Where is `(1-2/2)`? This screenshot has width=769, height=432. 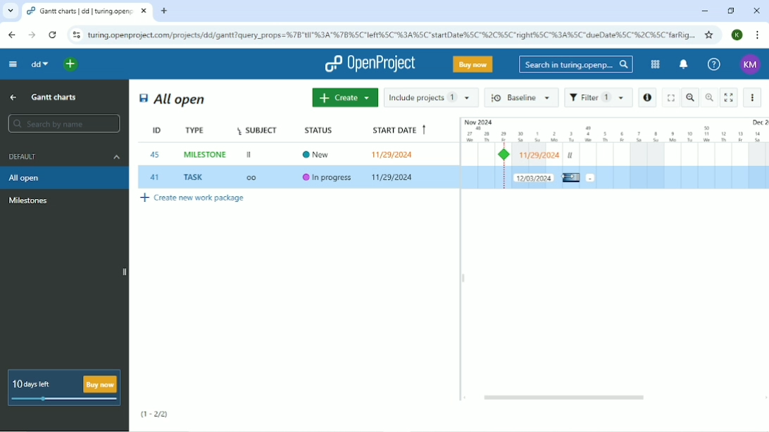
(1-2/2) is located at coordinates (154, 414).